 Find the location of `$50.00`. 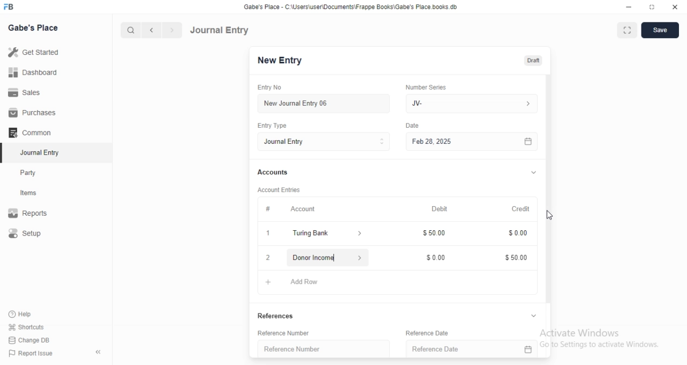

$50.00 is located at coordinates (438, 232).